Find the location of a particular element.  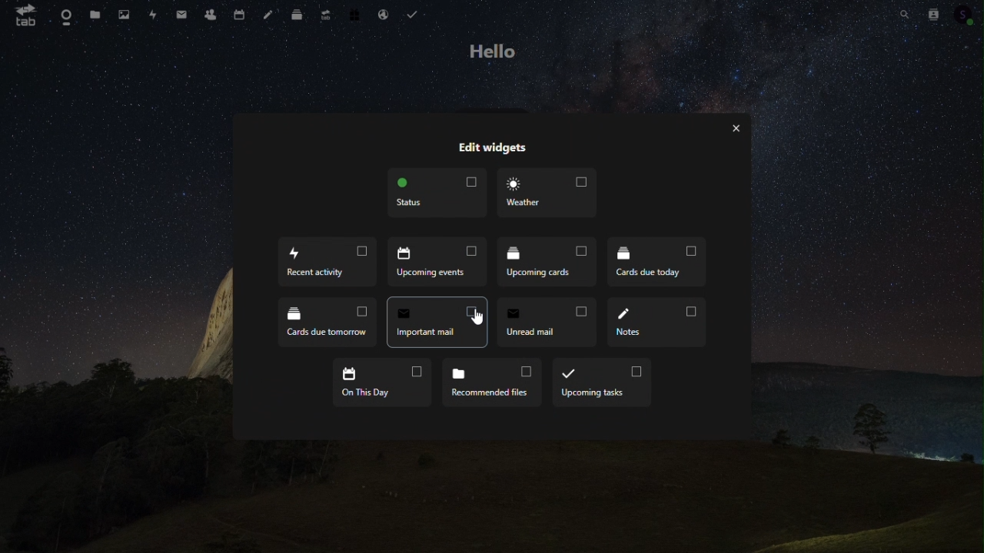

close is located at coordinates (739, 129).